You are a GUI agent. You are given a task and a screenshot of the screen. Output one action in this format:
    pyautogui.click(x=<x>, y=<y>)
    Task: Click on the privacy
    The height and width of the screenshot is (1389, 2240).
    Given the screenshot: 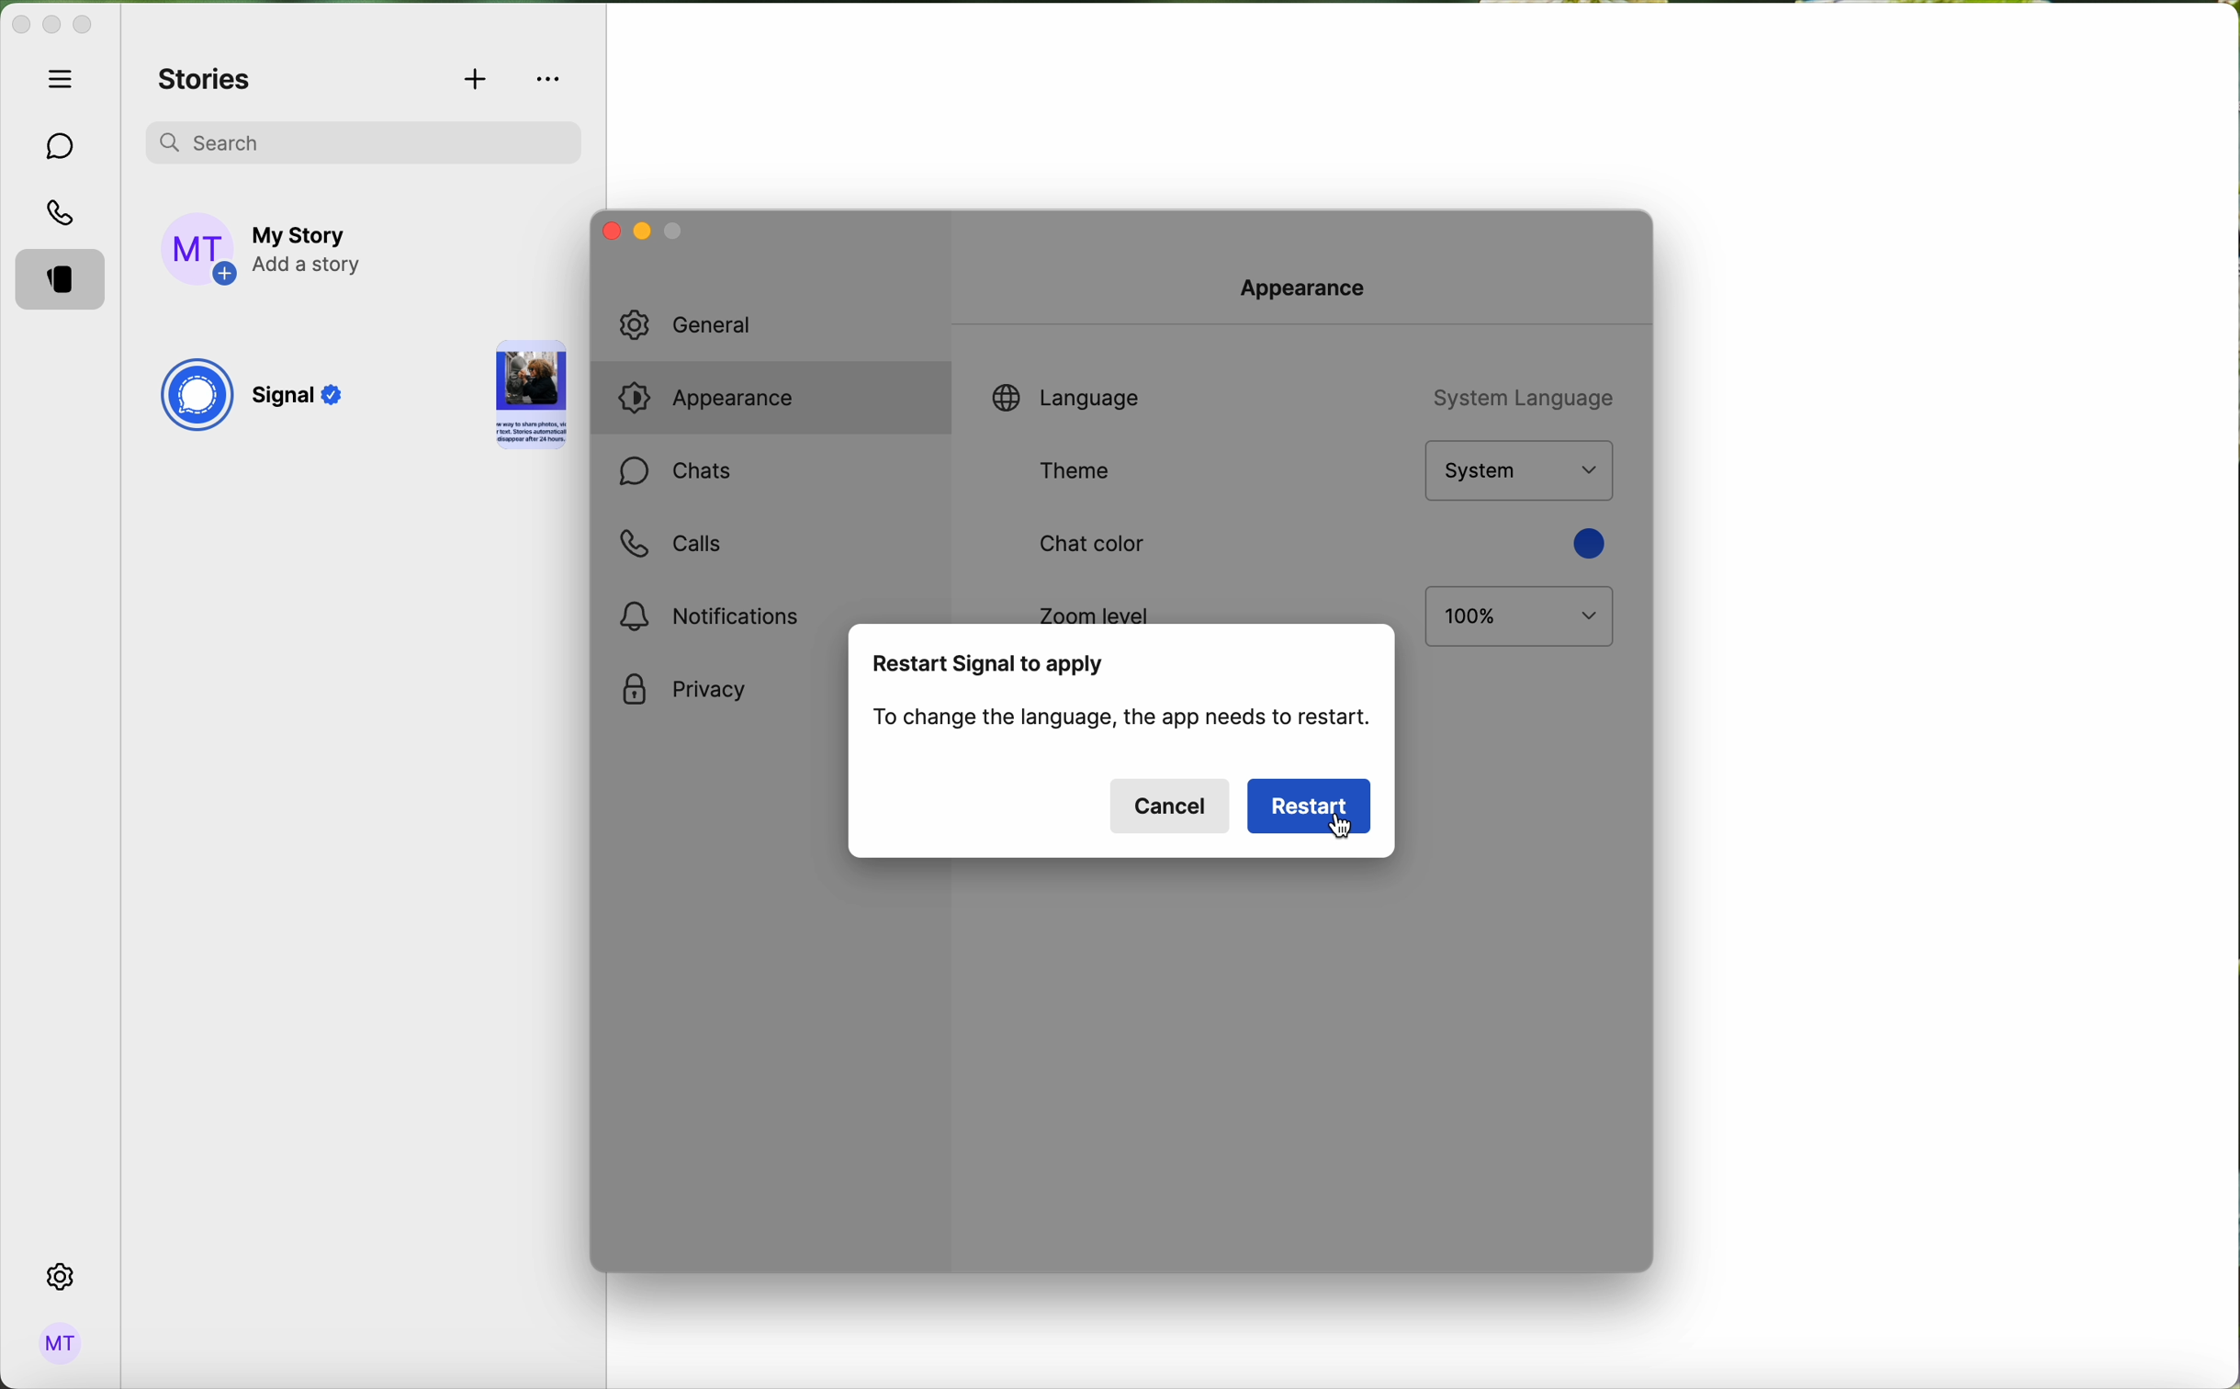 What is the action you would take?
    pyautogui.click(x=684, y=691)
    